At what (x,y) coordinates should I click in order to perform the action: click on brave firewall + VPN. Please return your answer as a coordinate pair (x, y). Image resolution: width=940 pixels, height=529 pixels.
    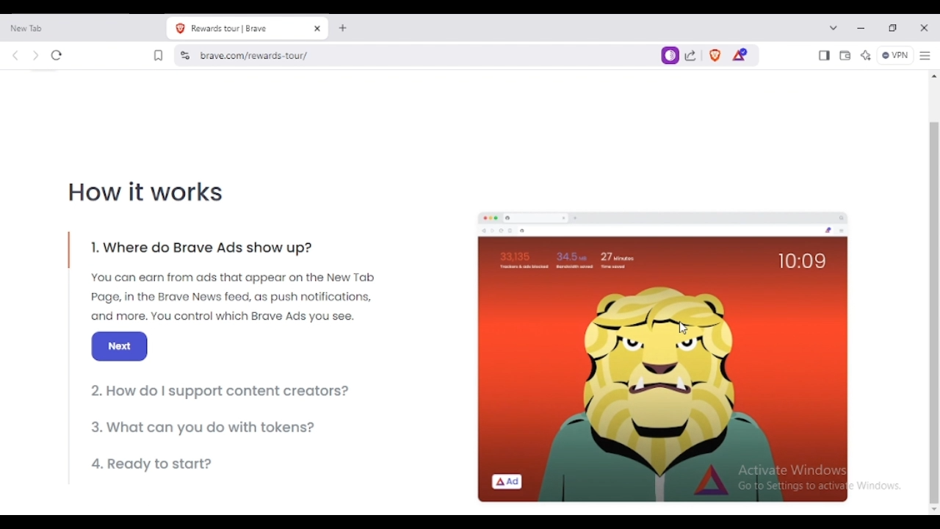
    Looking at the image, I should click on (894, 55).